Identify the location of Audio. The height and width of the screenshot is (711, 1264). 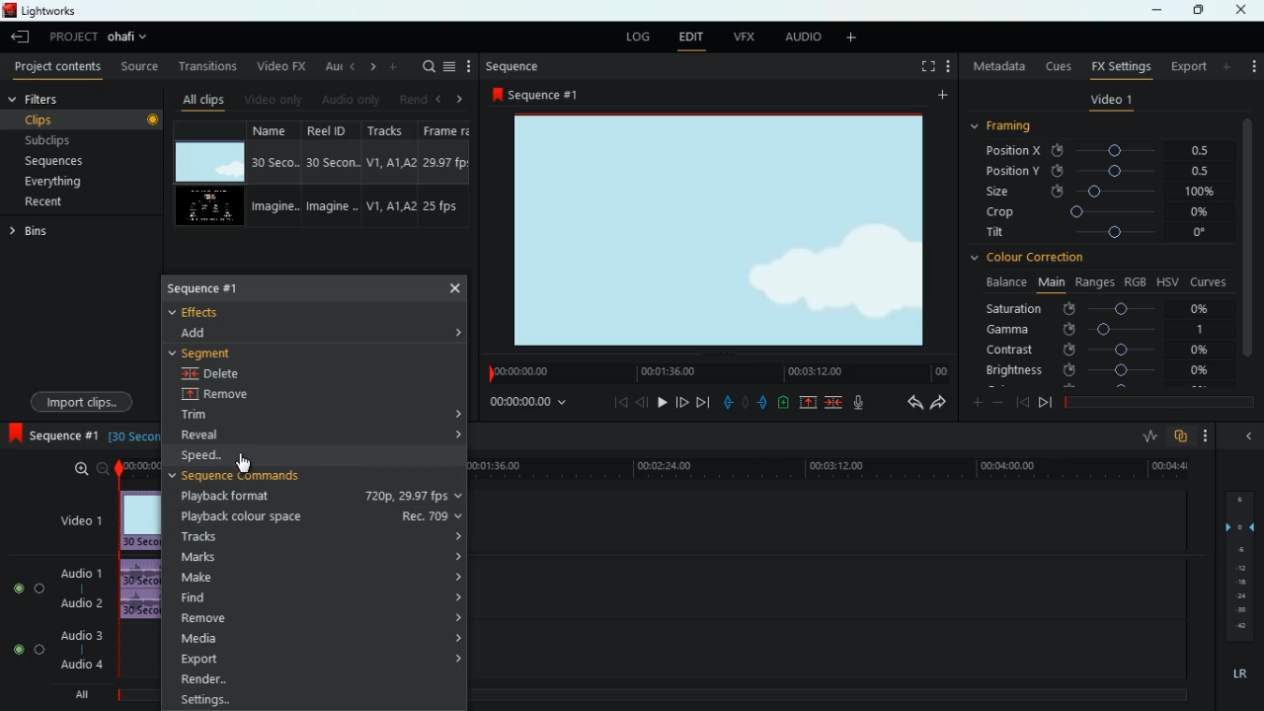
(28, 650).